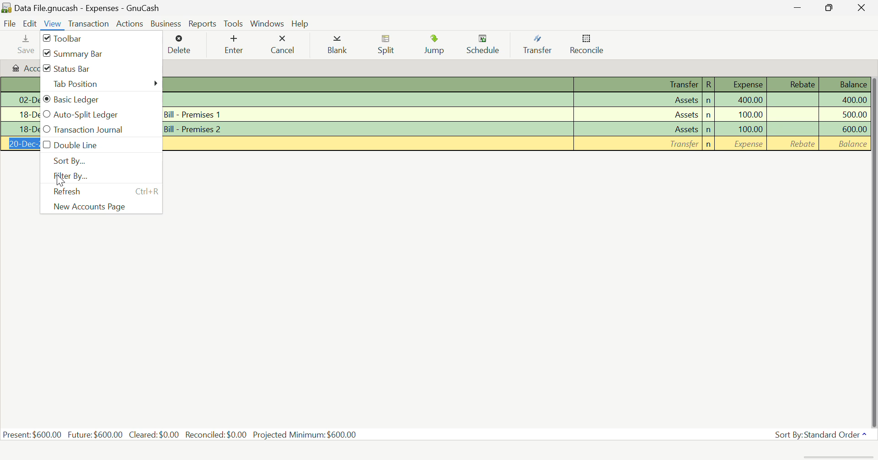 The height and width of the screenshot is (460, 878). I want to click on Reconcile, so click(589, 46).